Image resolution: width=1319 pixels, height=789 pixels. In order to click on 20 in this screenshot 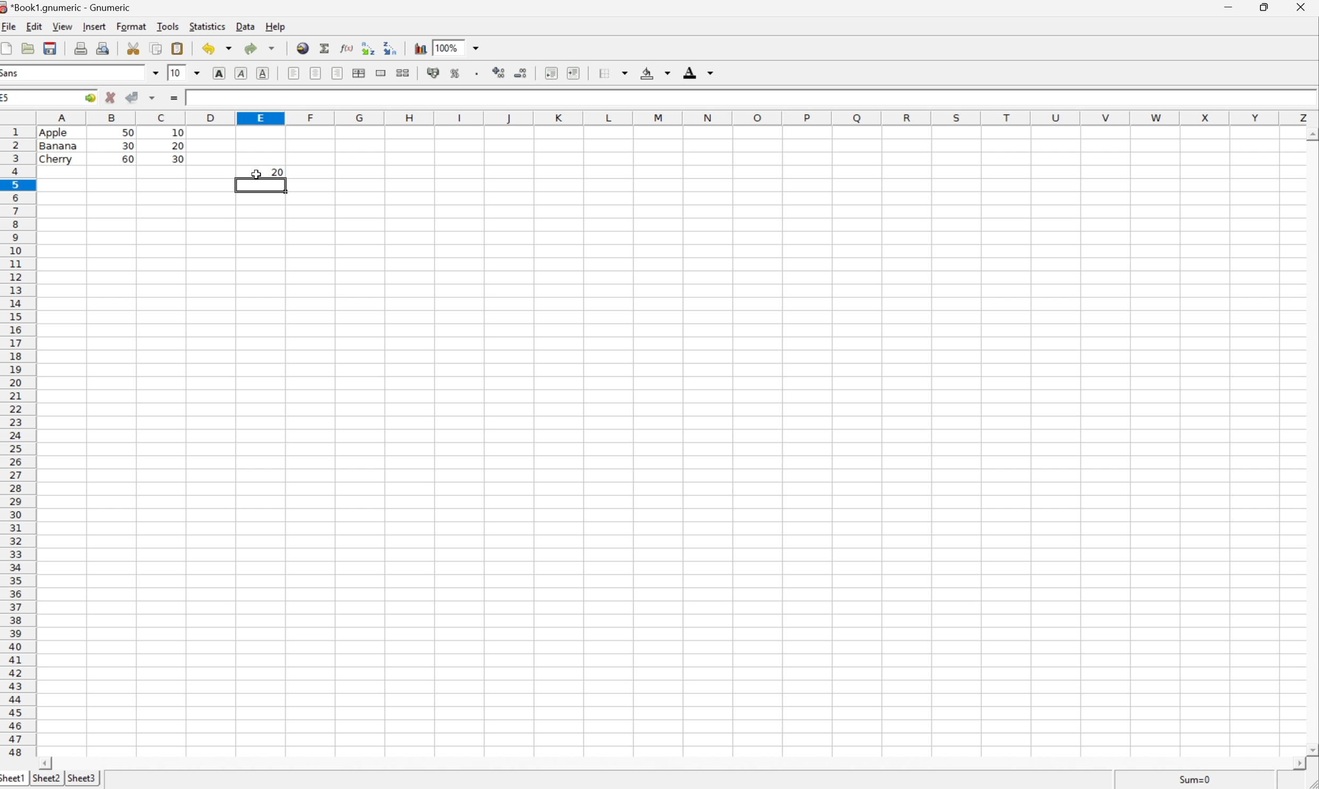, I will do `click(275, 172)`.